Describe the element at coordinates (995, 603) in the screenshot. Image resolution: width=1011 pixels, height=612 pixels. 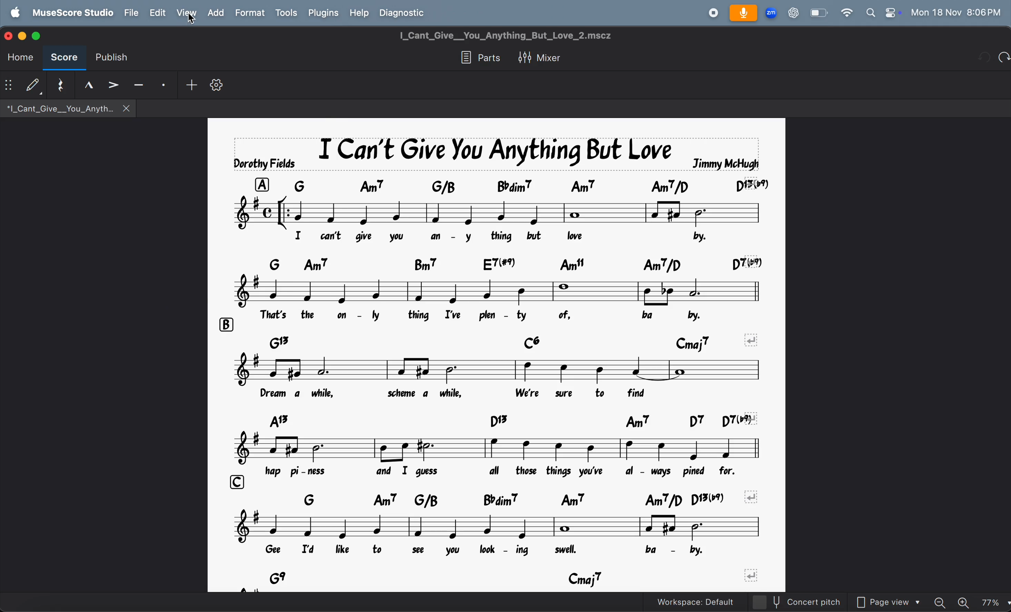
I see `page zoom level` at that location.